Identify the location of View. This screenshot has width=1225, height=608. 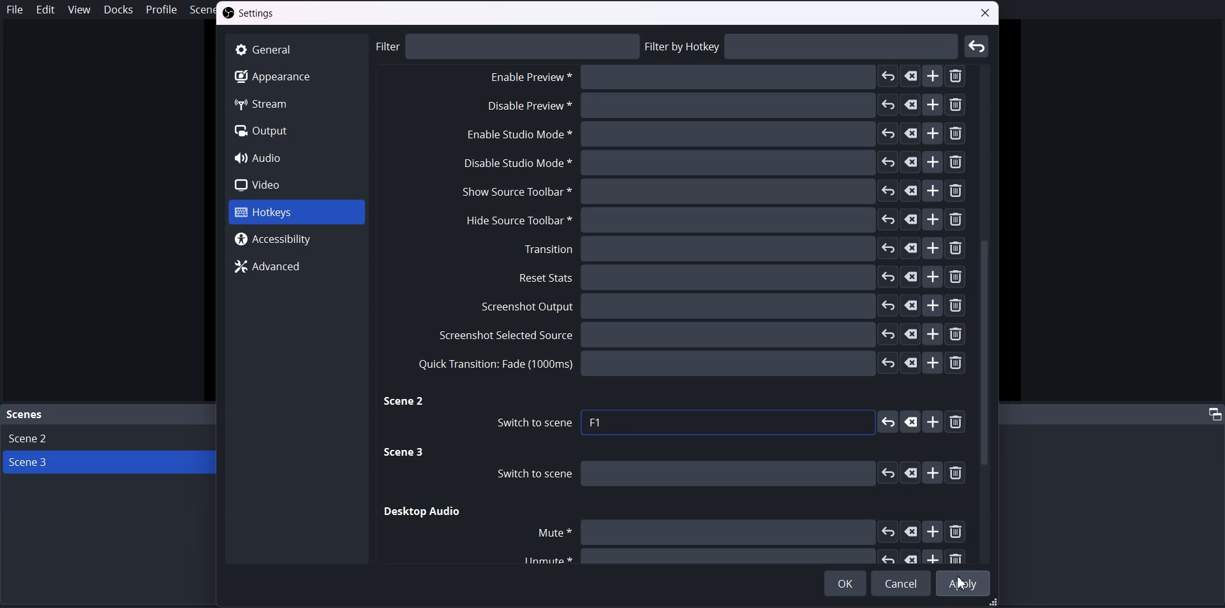
(78, 9).